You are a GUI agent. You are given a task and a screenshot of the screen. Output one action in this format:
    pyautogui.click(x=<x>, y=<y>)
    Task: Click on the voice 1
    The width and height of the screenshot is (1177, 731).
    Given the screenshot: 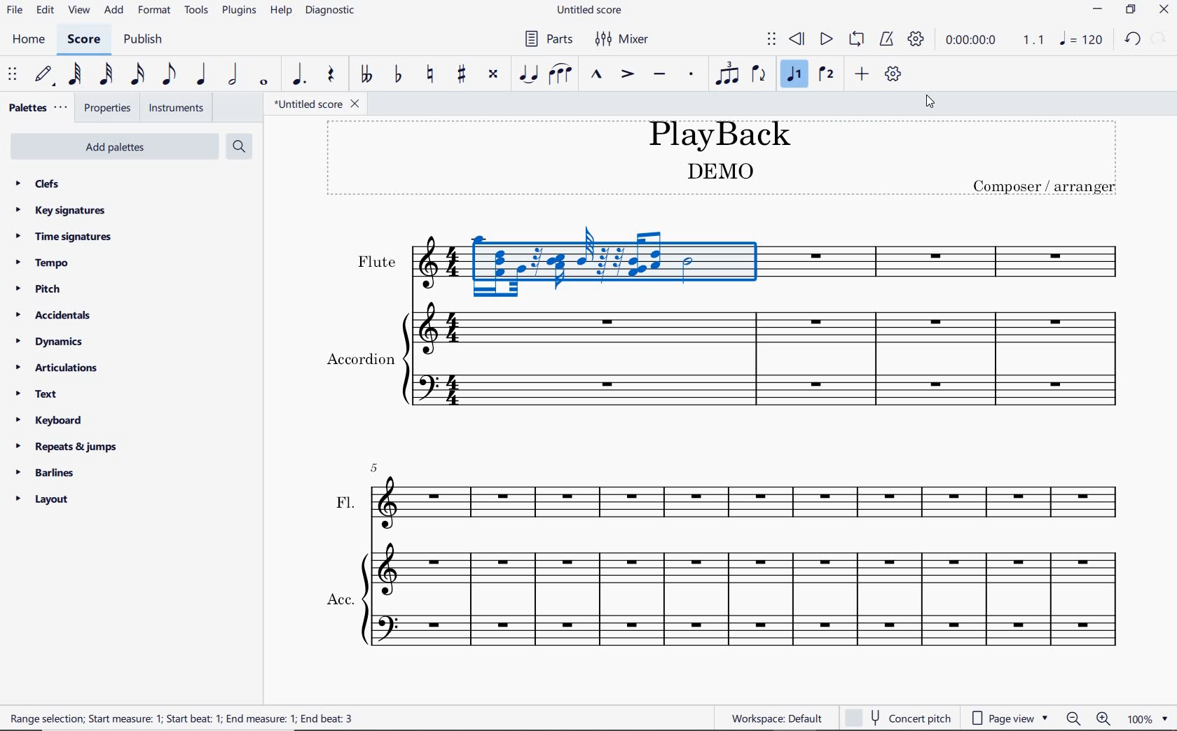 What is the action you would take?
    pyautogui.click(x=793, y=74)
    